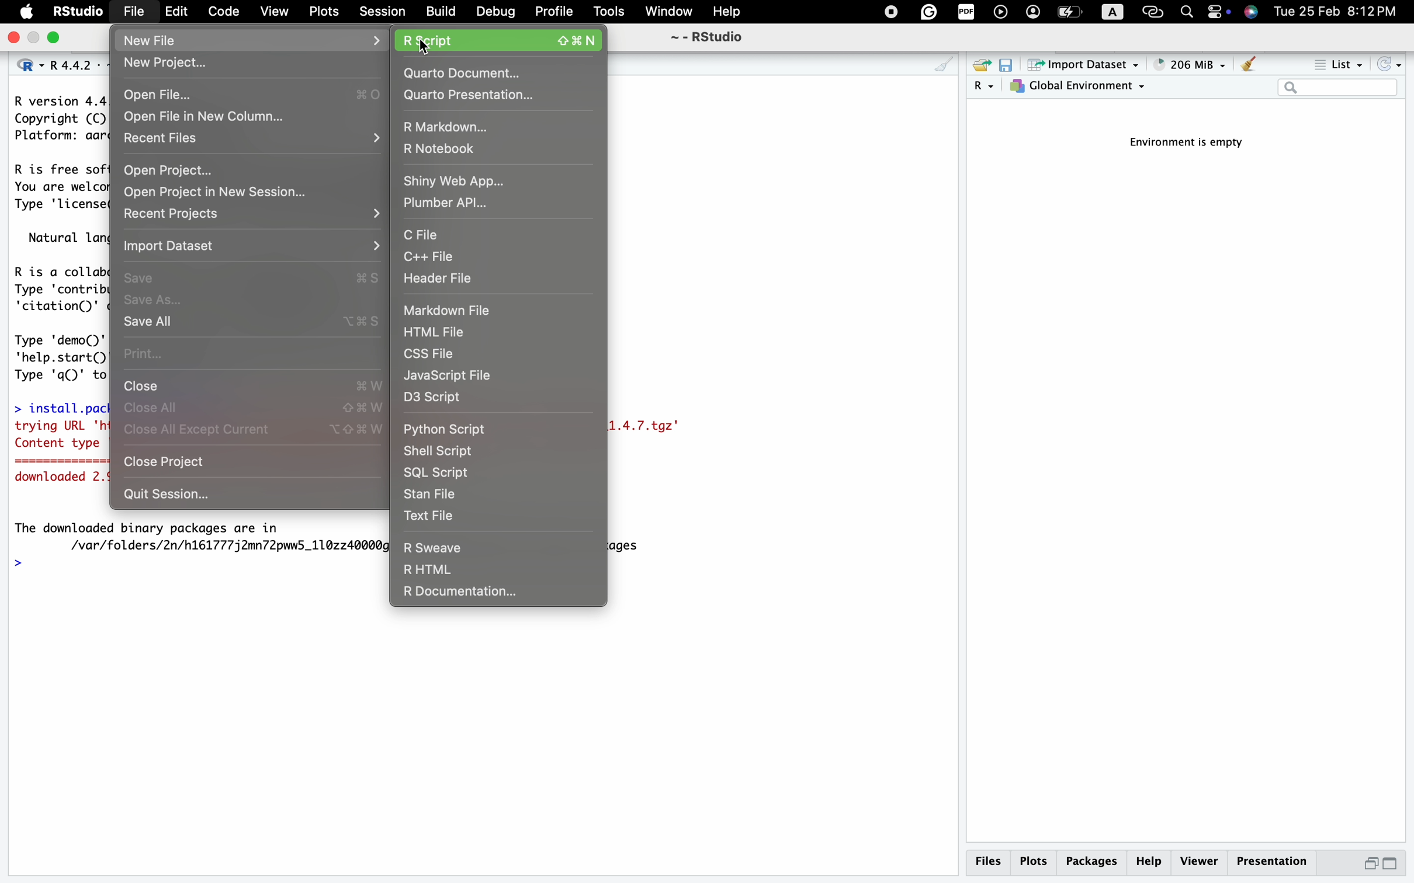 This screenshot has height=883, width=1414. Describe the element at coordinates (77, 11) in the screenshot. I see `RStudio` at that location.